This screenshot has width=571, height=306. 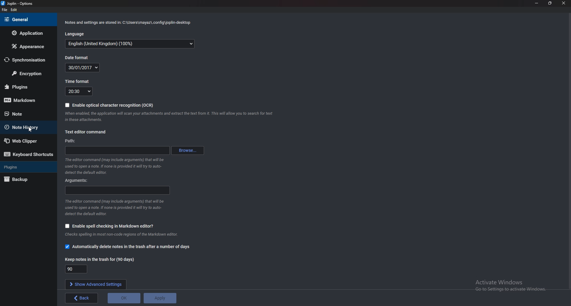 What do you see at coordinates (4, 10) in the screenshot?
I see `file` at bounding box center [4, 10].